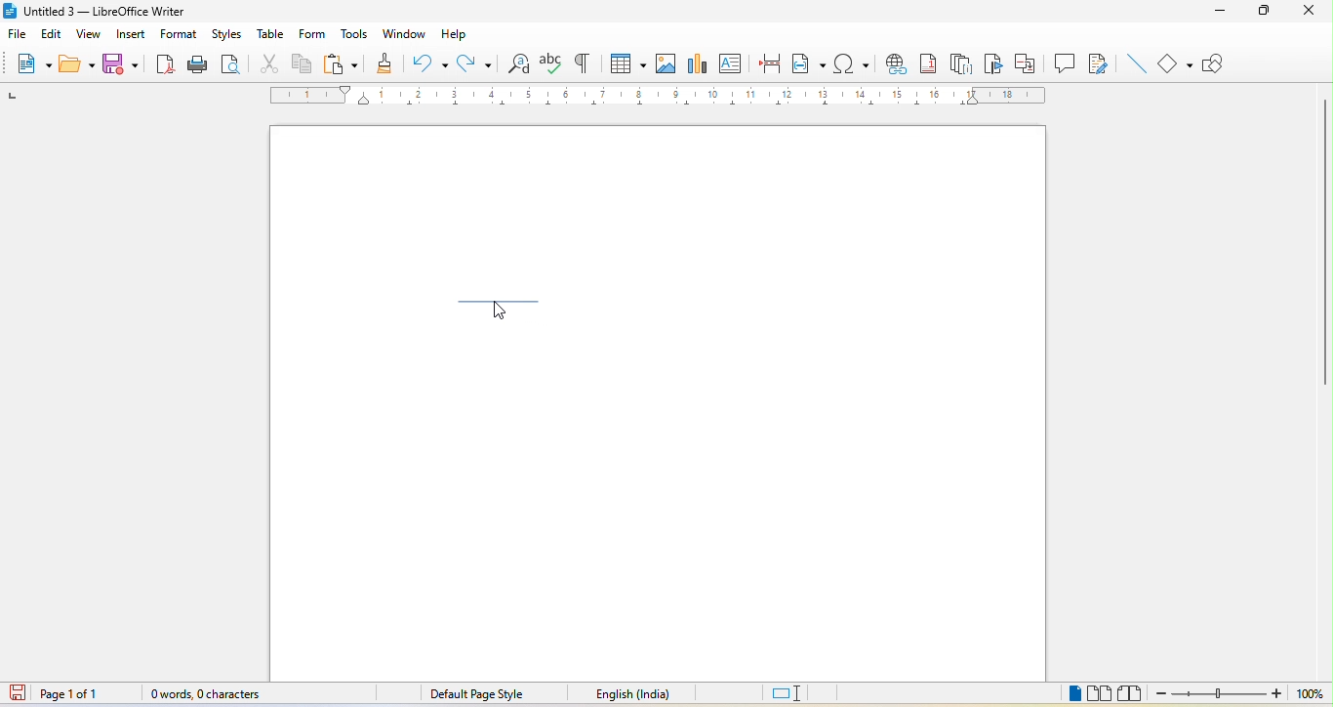 This screenshot has height=707, width=1333. I want to click on new, so click(31, 62).